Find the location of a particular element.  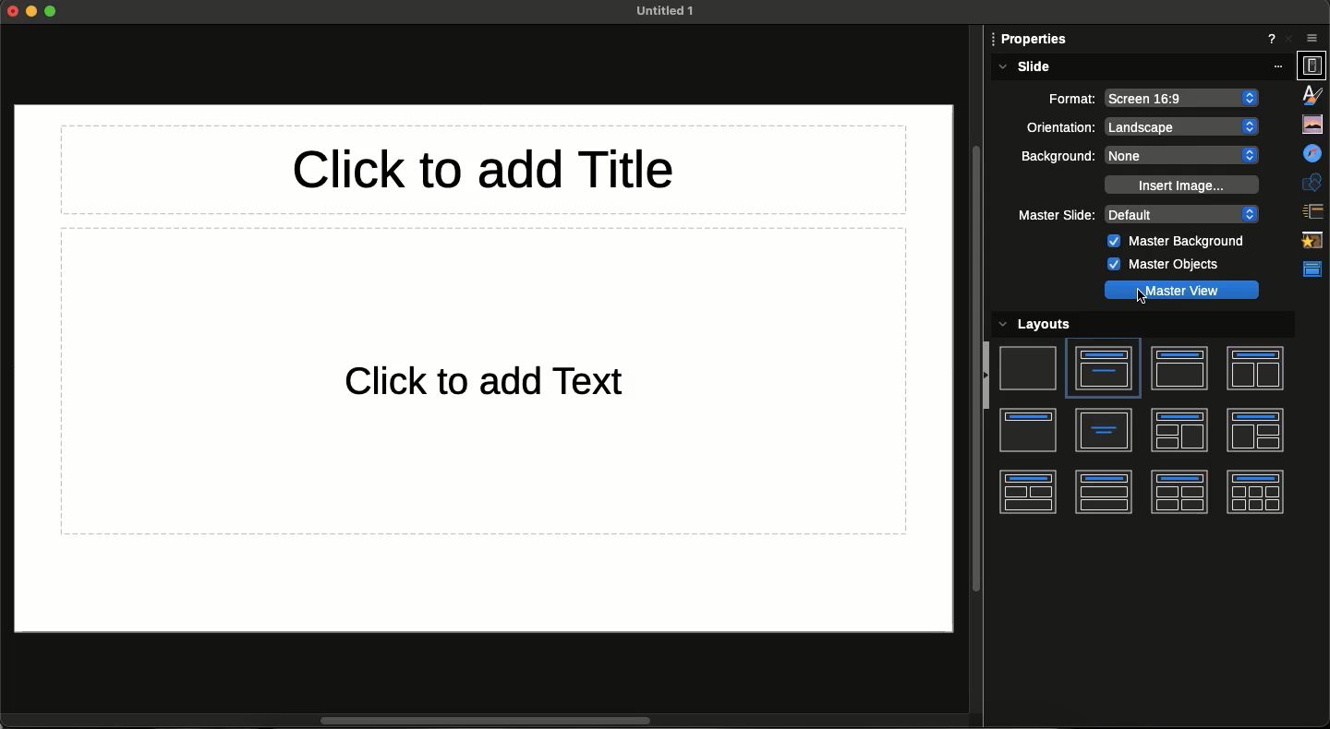

Title and text box is located at coordinates (1103, 368).